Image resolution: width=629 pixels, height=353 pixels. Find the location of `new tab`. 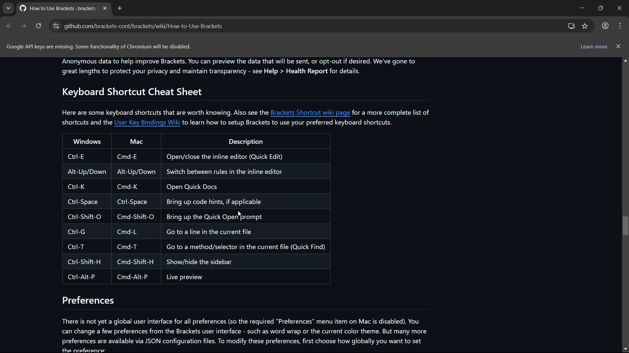

new tab is located at coordinates (119, 8).